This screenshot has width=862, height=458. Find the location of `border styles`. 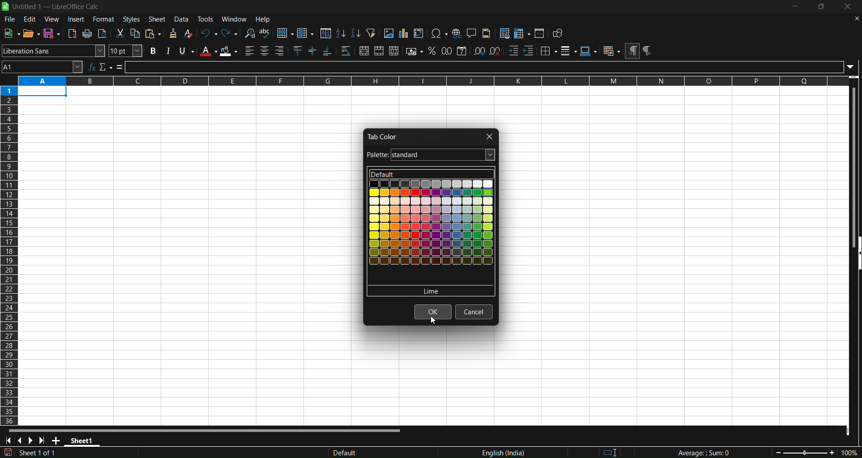

border styles is located at coordinates (569, 51).